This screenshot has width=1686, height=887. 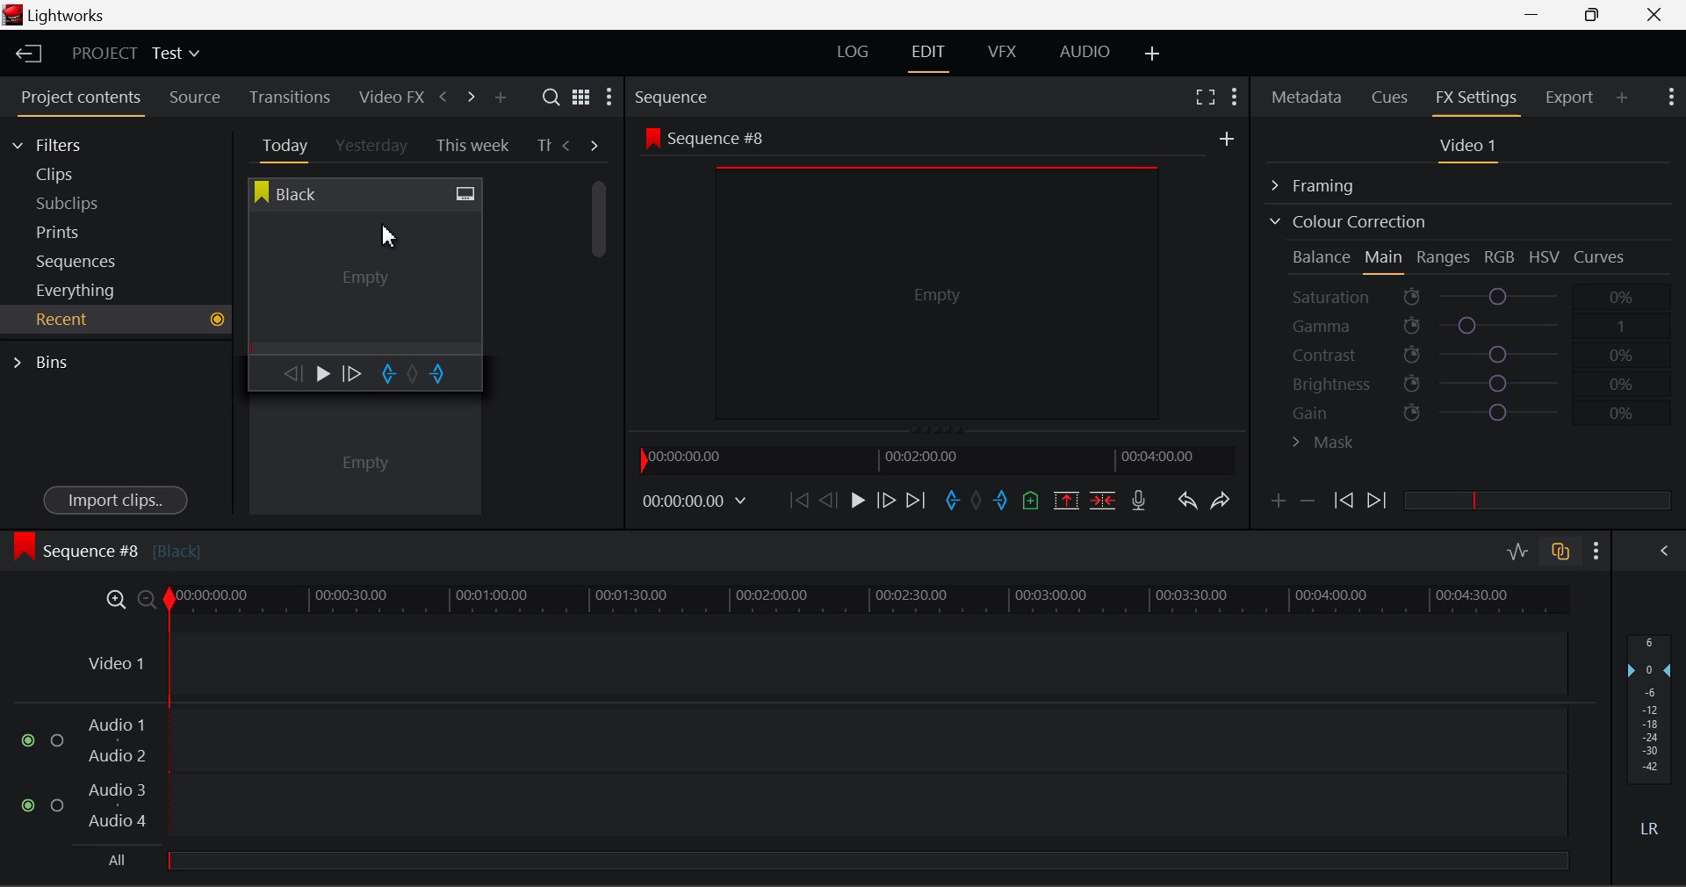 I want to click on Cues Panel, so click(x=1392, y=95).